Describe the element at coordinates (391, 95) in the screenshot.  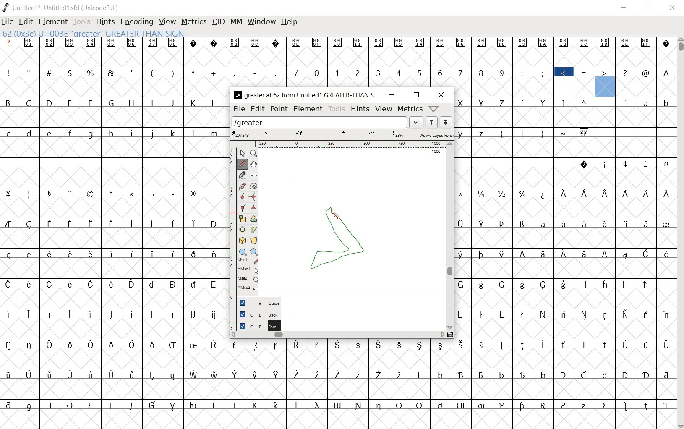
I see `minimize` at that location.